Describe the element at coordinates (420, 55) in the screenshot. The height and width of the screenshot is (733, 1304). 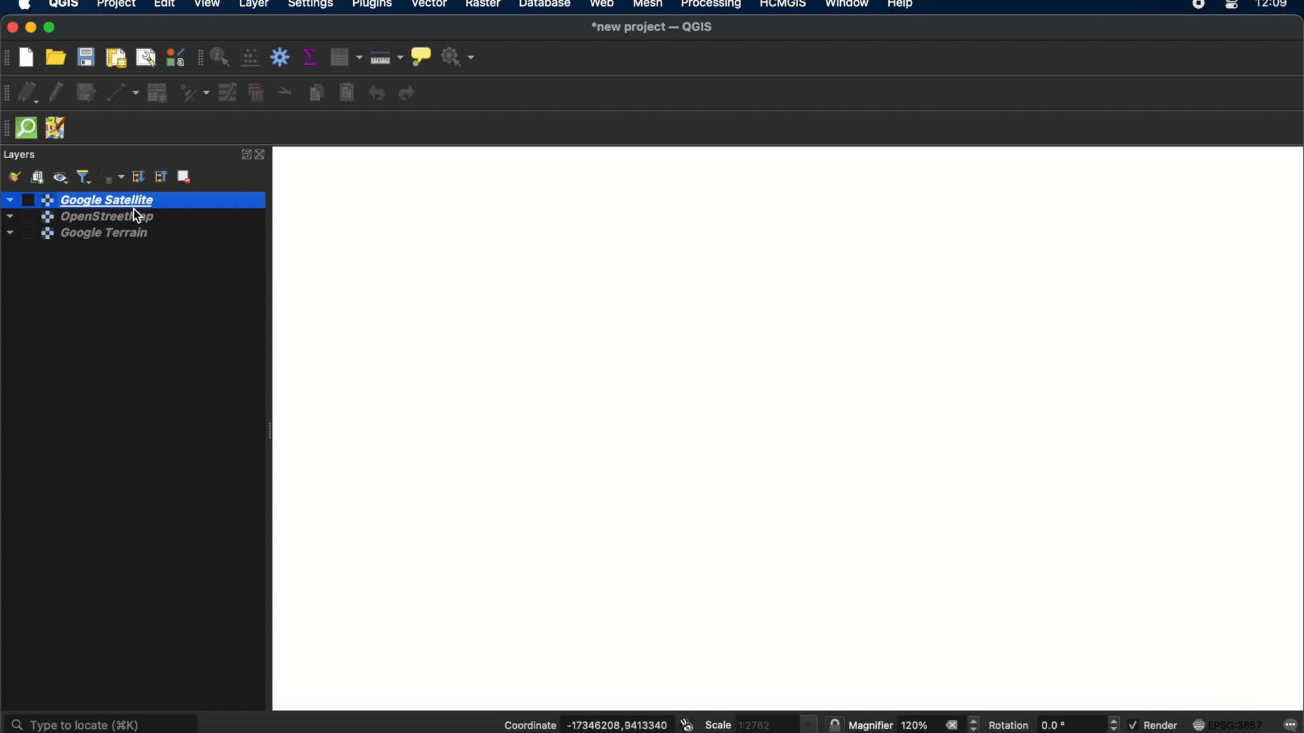
I see `show map tips` at that location.